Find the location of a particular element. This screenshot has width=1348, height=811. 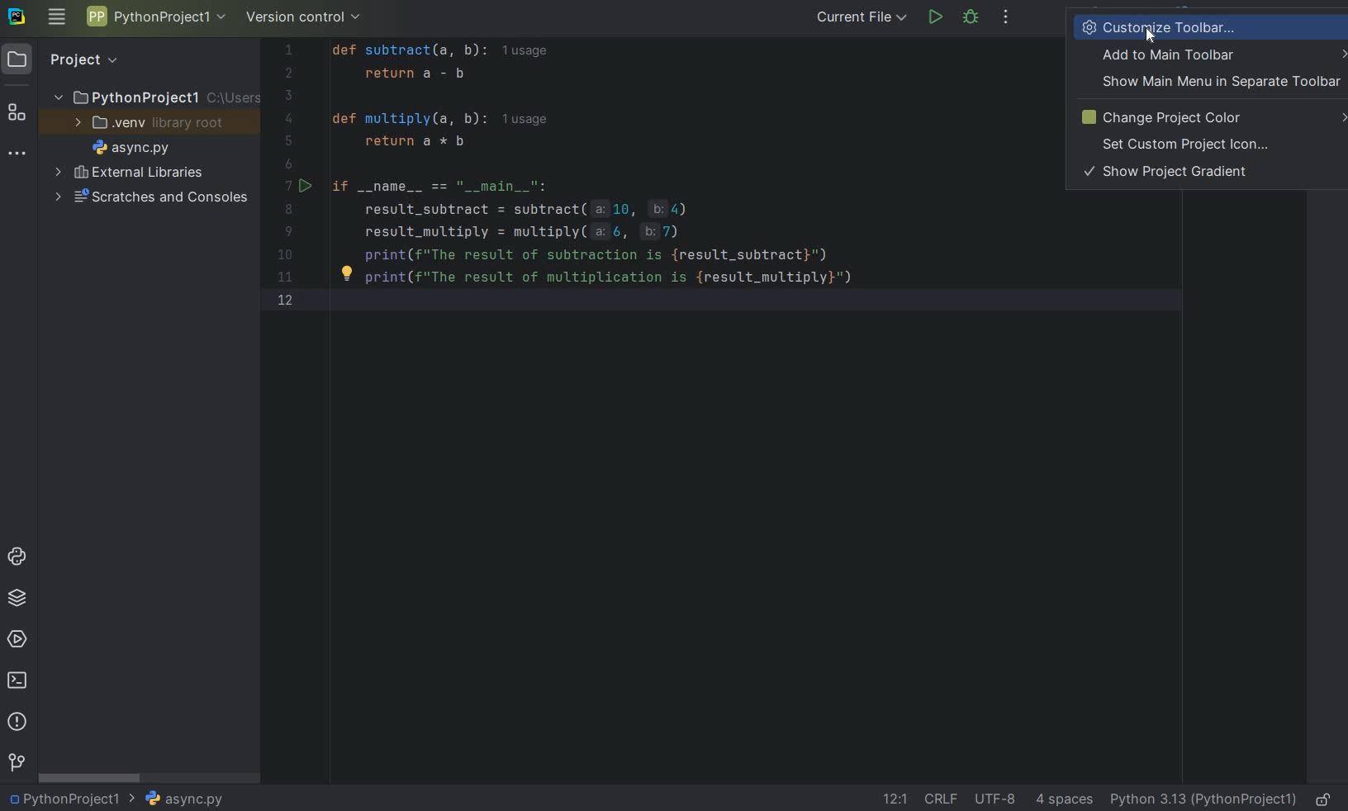

PYTHON PACKAGES is located at coordinates (17, 600).